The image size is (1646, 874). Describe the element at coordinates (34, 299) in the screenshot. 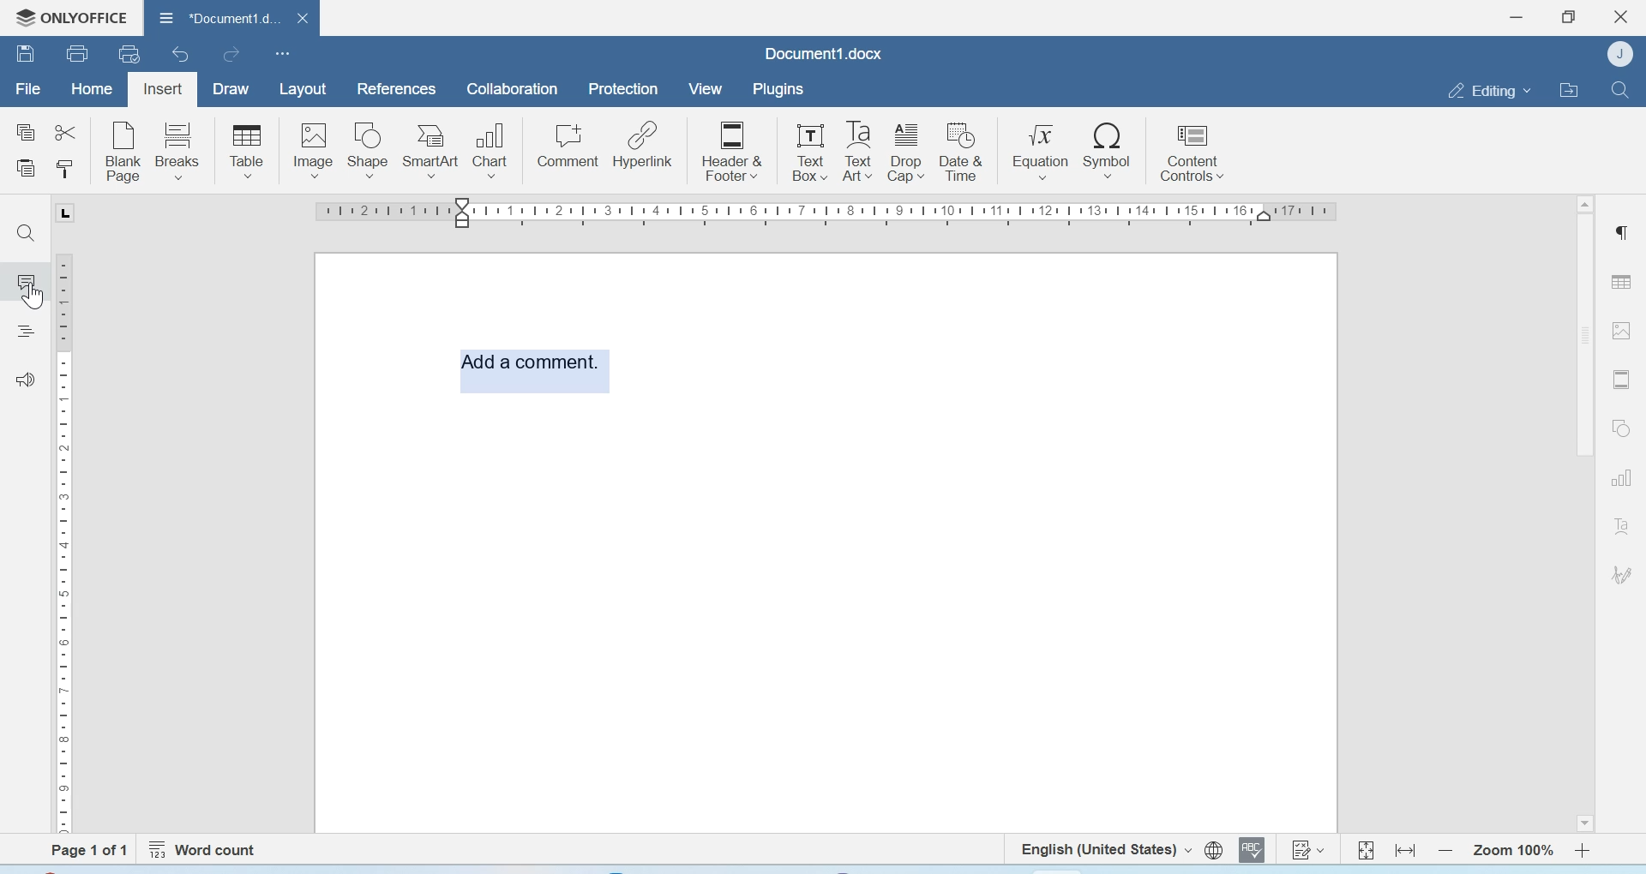

I see `Cursor` at that location.